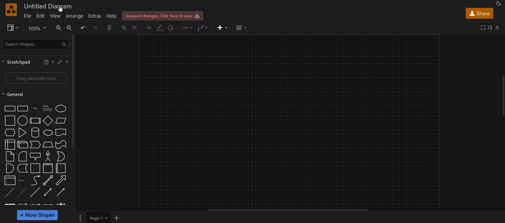 The height and width of the screenshot is (223, 505). What do you see at coordinates (68, 62) in the screenshot?
I see `close` at bounding box center [68, 62].